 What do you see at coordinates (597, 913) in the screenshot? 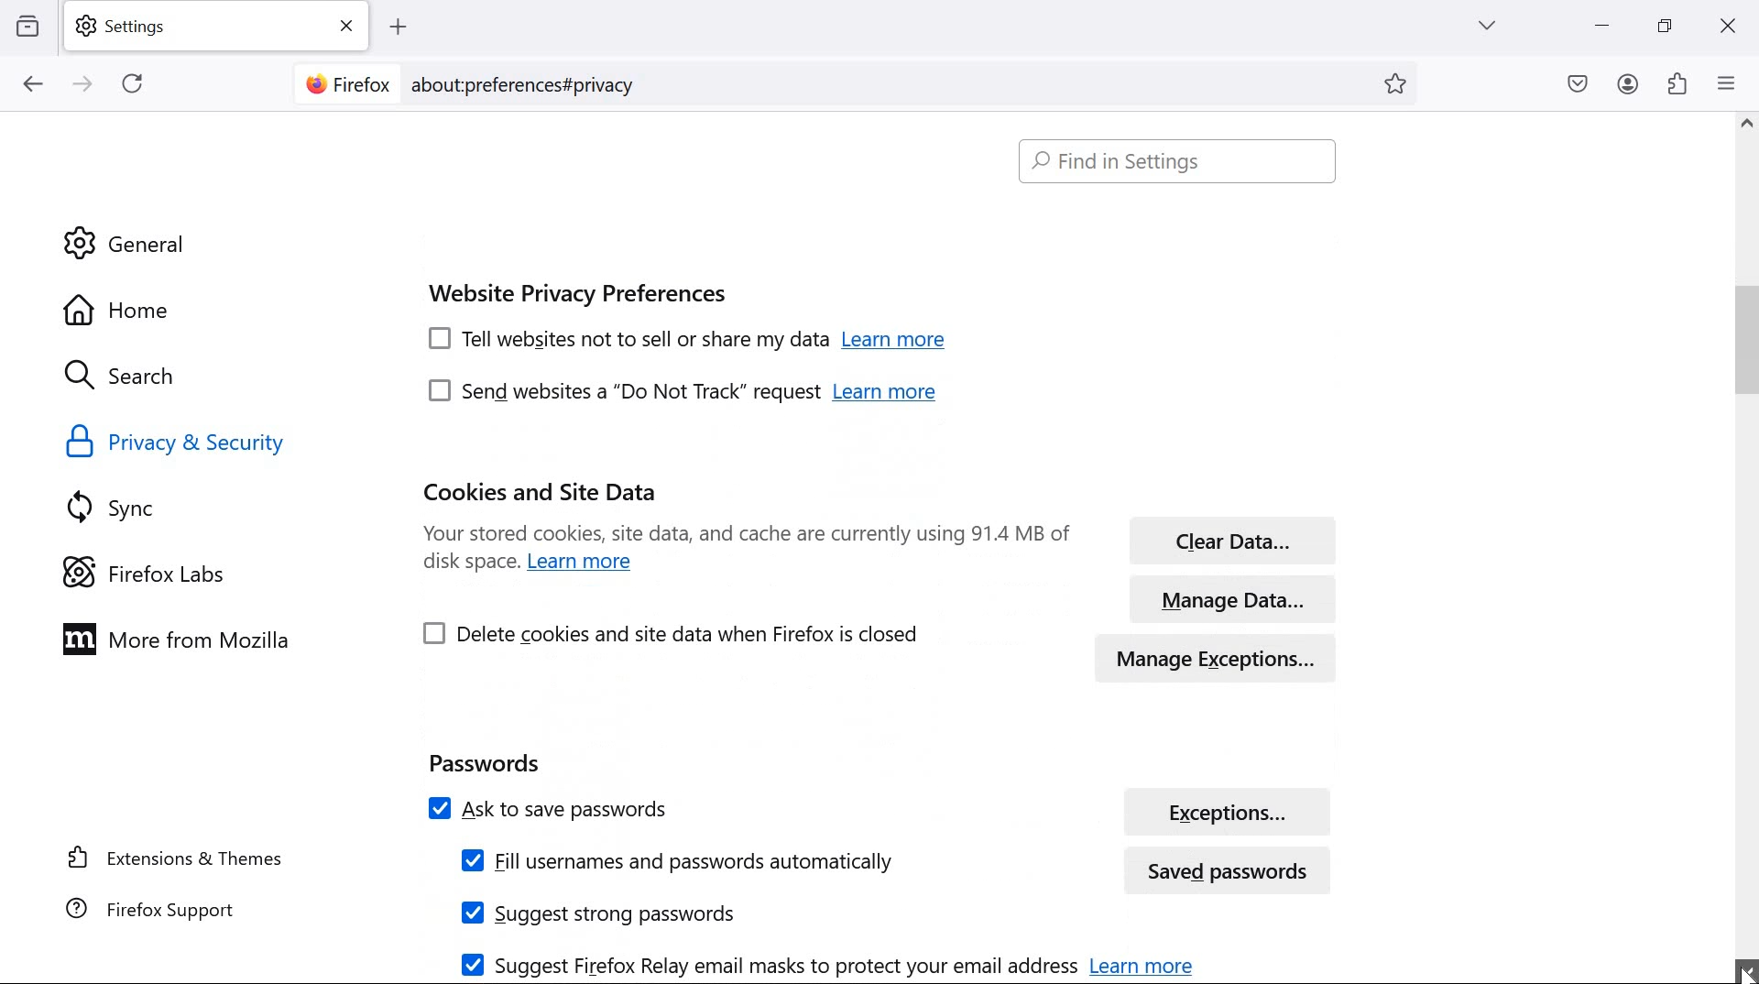
I see `Suggest strong passwords` at bounding box center [597, 913].